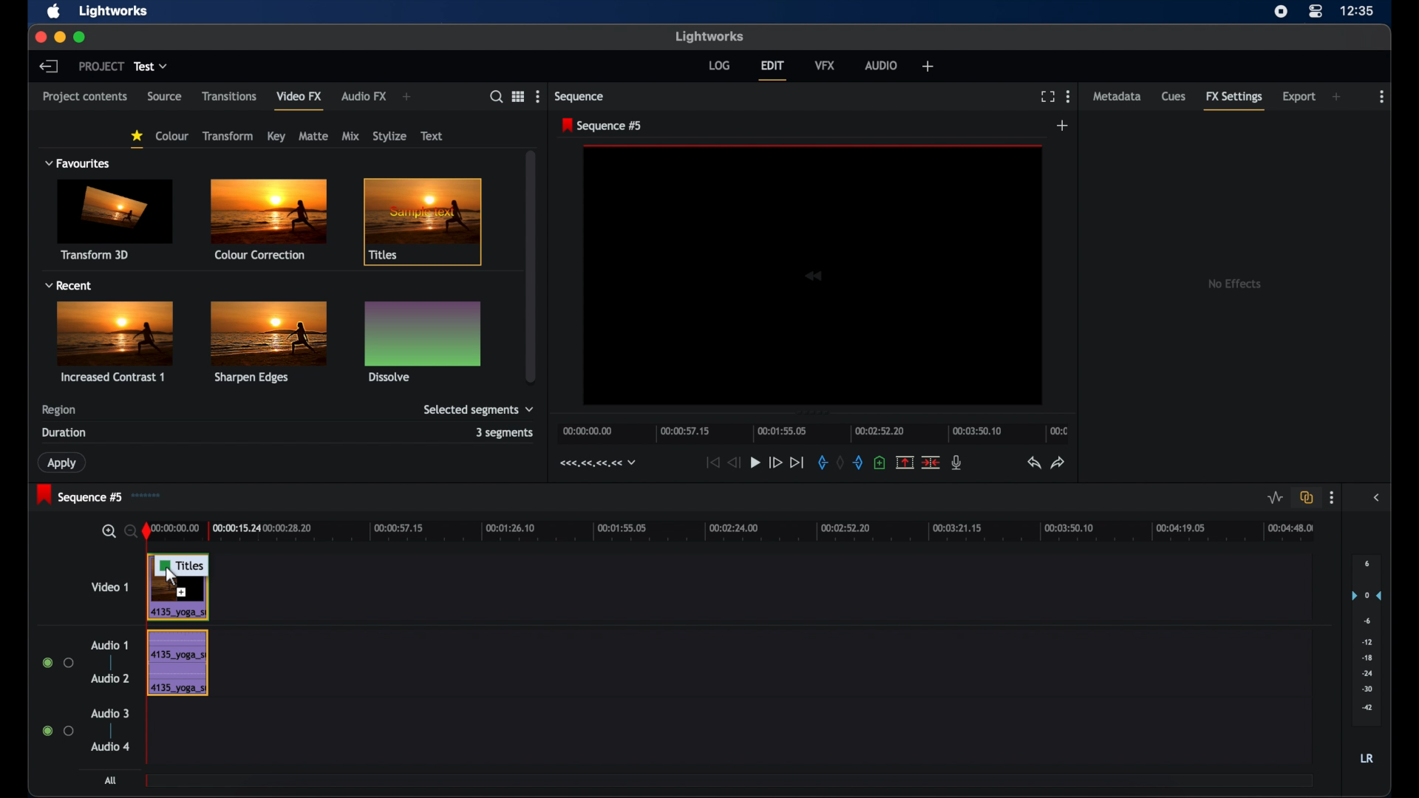  Describe the element at coordinates (78, 163) in the screenshot. I see `favorites` at that location.